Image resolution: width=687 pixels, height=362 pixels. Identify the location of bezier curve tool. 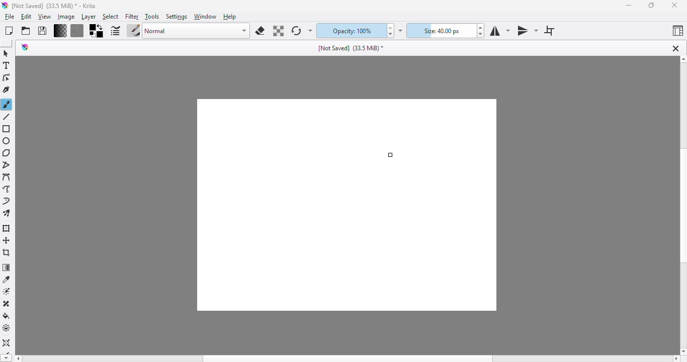
(8, 177).